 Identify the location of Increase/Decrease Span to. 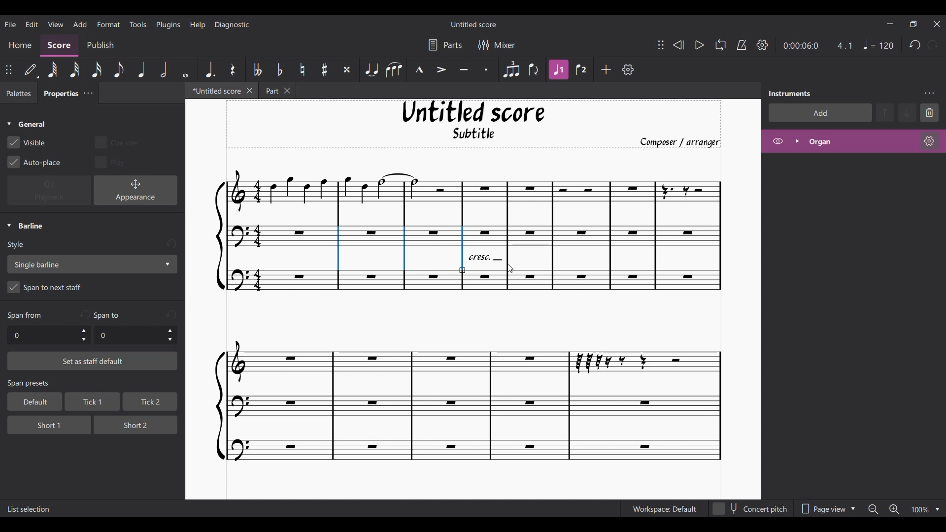
(170, 335).